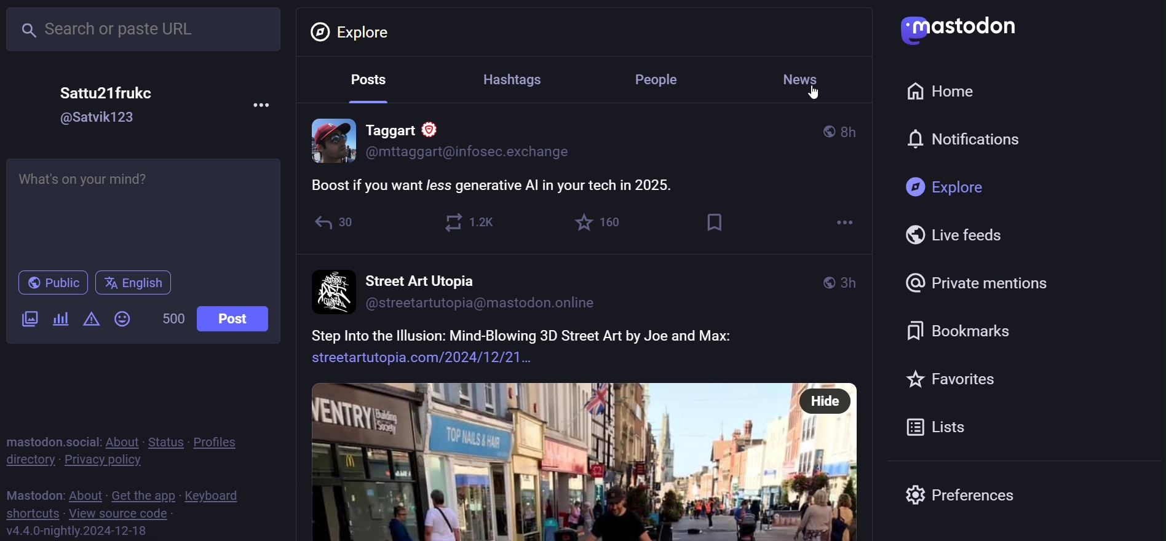 The width and height of the screenshot is (1166, 541). What do you see at coordinates (146, 210) in the screenshot?
I see `Whats on your mind` at bounding box center [146, 210].